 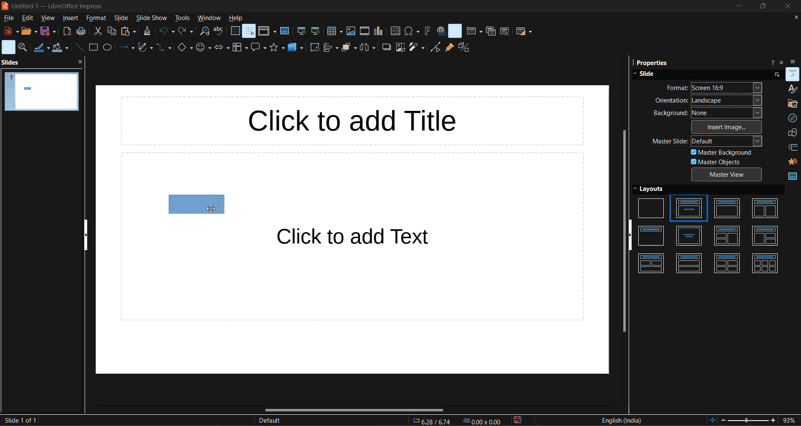 What do you see at coordinates (182, 18) in the screenshot?
I see `tools` at bounding box center [182, 18].